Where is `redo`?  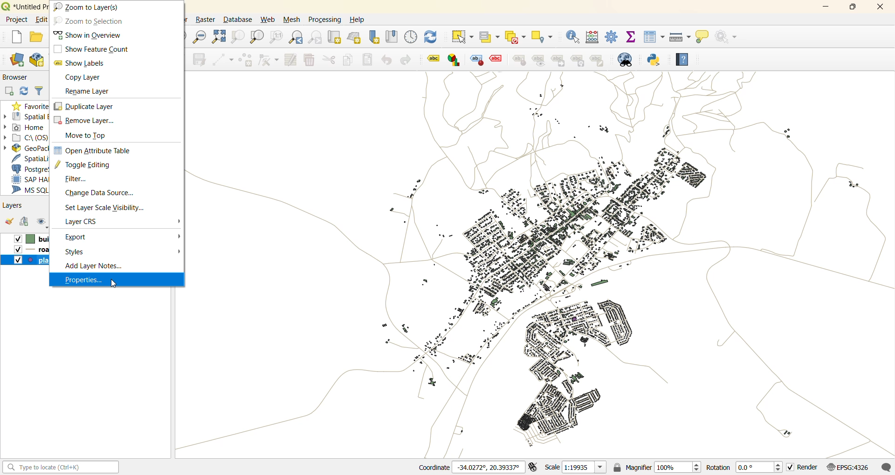
redo is located at coordinates (407, 59).